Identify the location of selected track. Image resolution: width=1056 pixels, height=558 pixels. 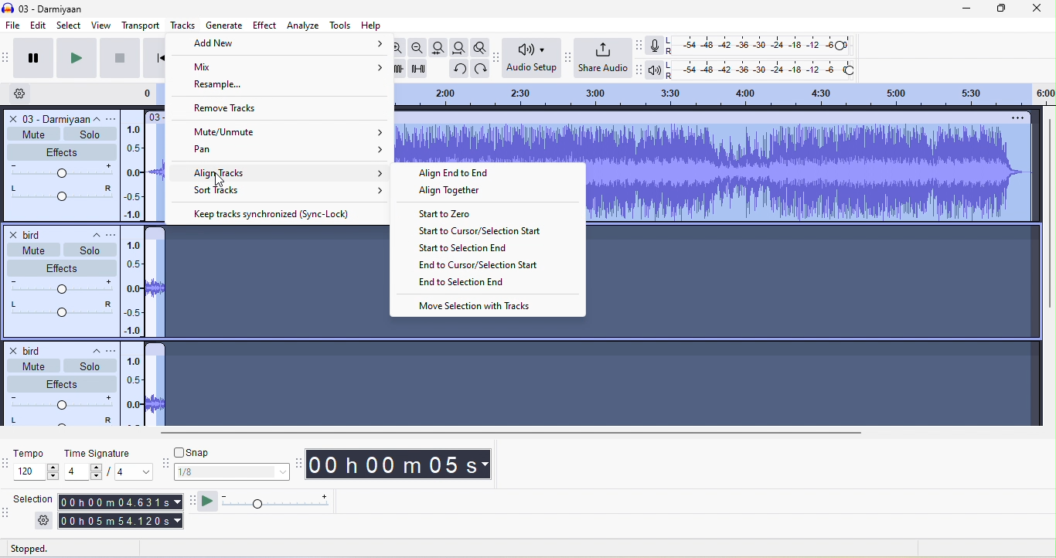
(267, 272).